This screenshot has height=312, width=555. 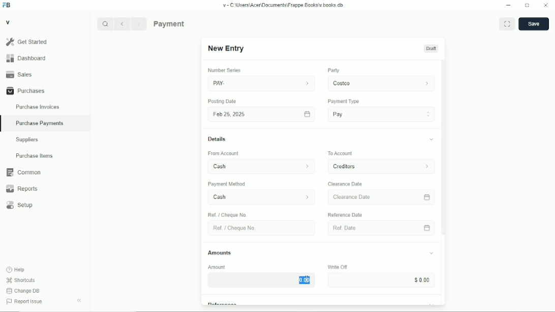 I want to click on save, so click(x=534, y=24).